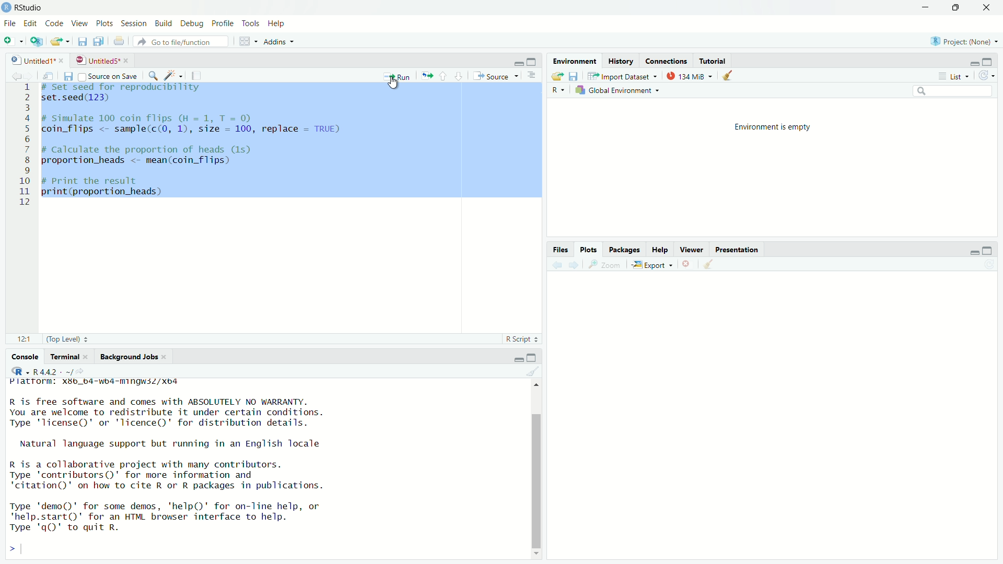 This screenshot has height=564, width=1003. I want to click on untitled1, so click(28, 60).